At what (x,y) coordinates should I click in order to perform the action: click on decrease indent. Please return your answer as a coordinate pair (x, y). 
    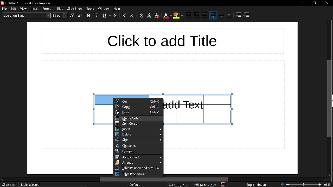
    Looking at the image, I should click on (246, 16).